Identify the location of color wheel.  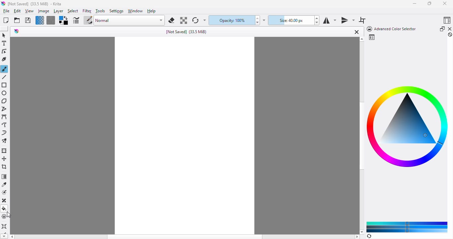
(405, 126).